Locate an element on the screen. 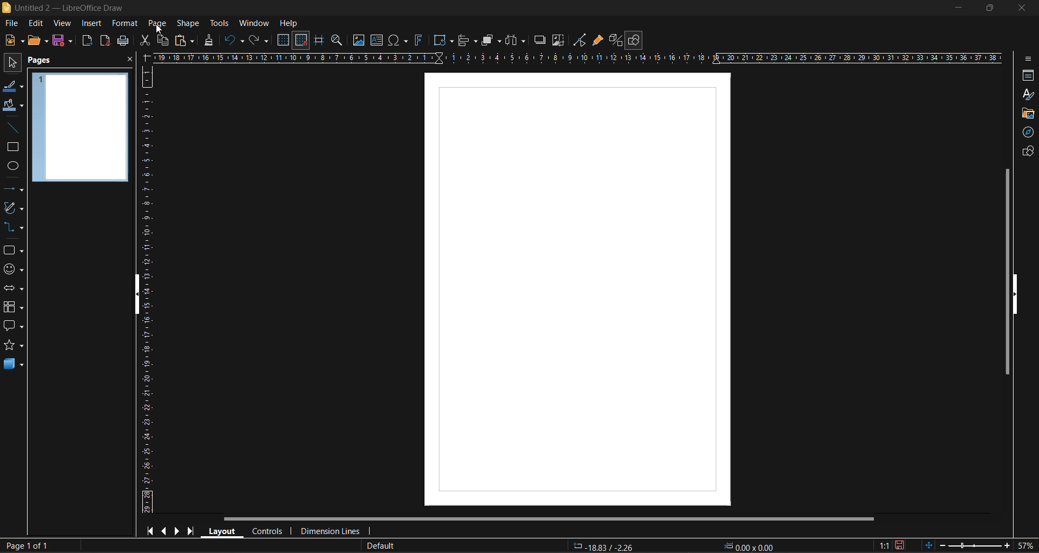 Image resolution: width=1039 pixels, height=553 pixels. format is located at coordinates (123, 23).